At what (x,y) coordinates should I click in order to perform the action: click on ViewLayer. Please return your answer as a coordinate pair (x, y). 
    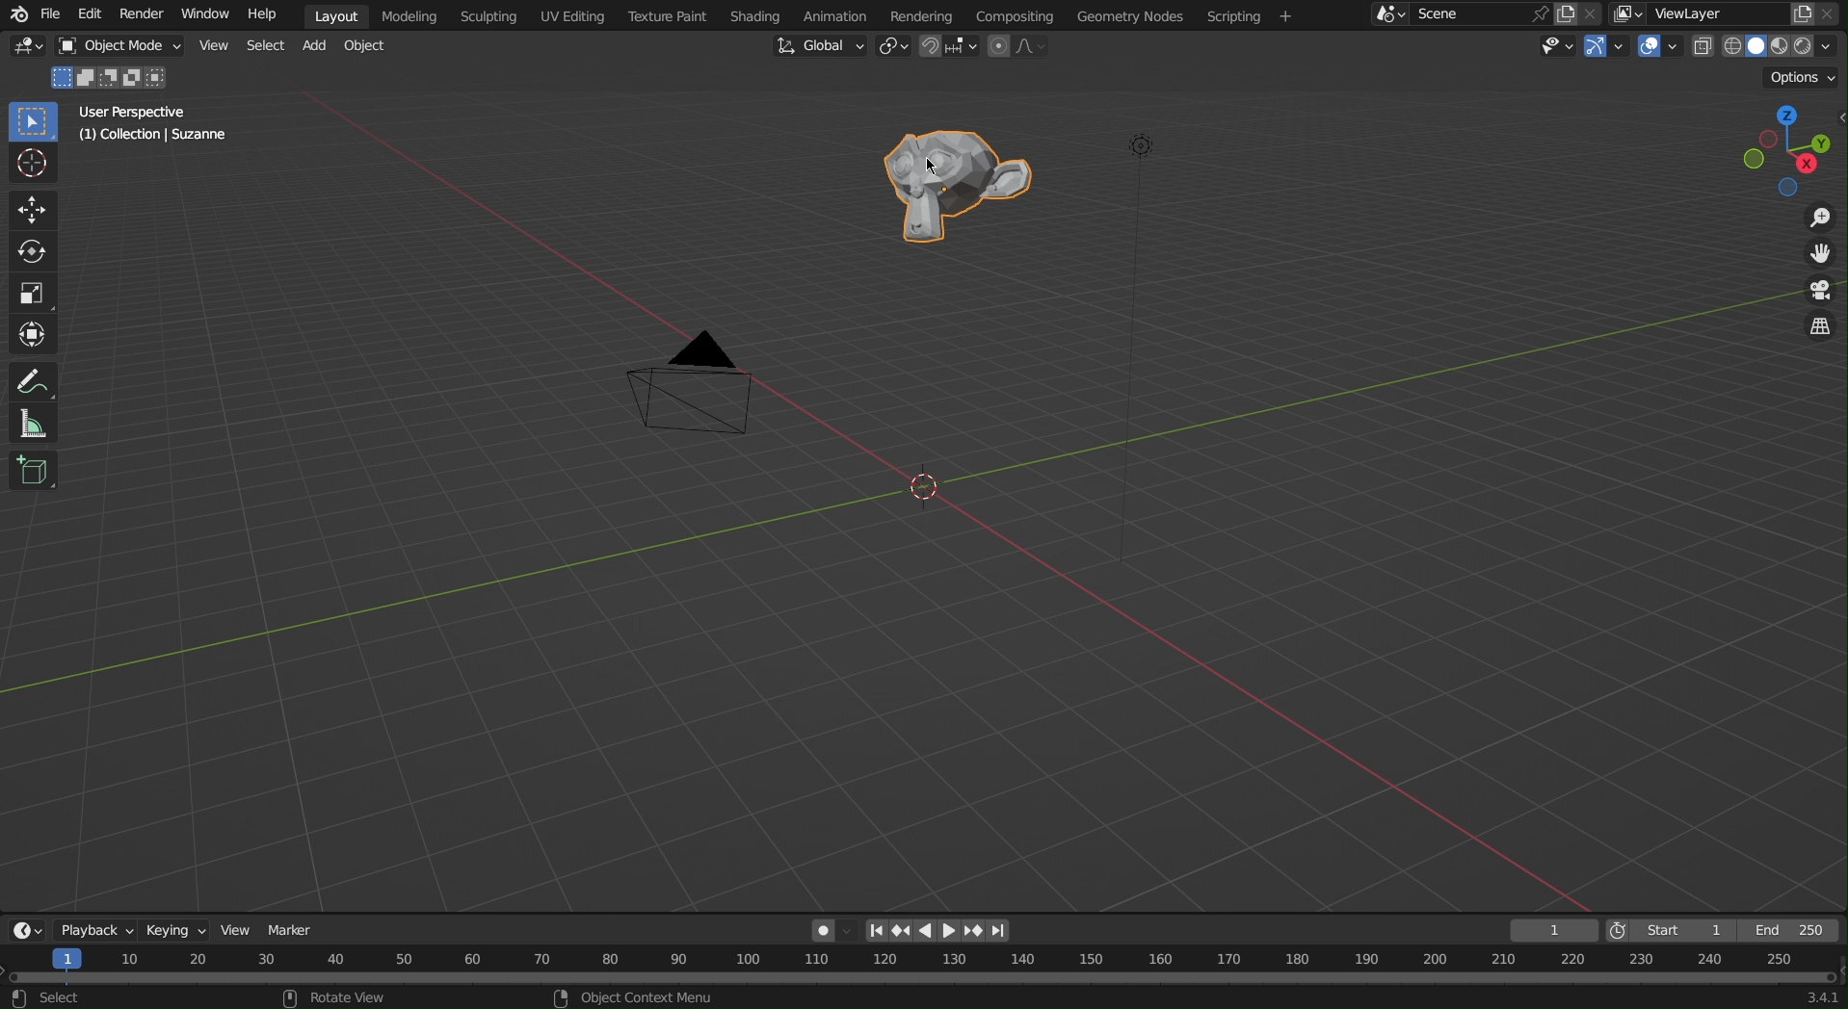
    Looking at the image, I should click on (1713, 14).